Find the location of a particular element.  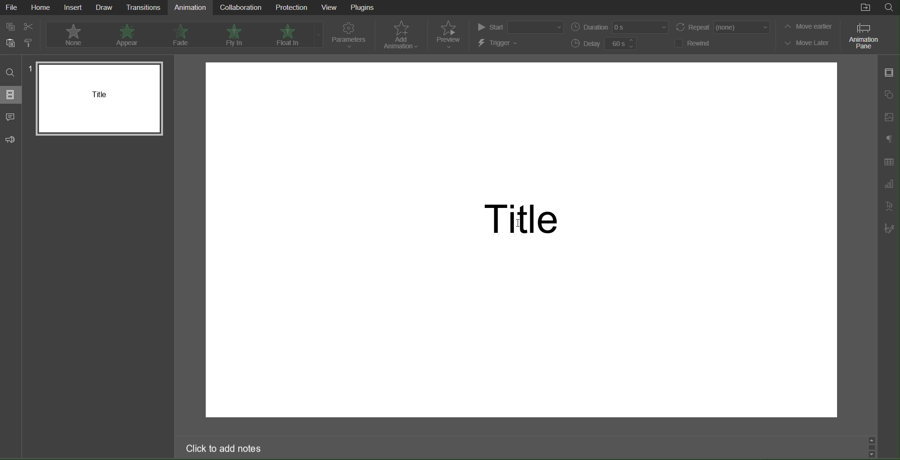

Search is located at coordinates (11, 72).